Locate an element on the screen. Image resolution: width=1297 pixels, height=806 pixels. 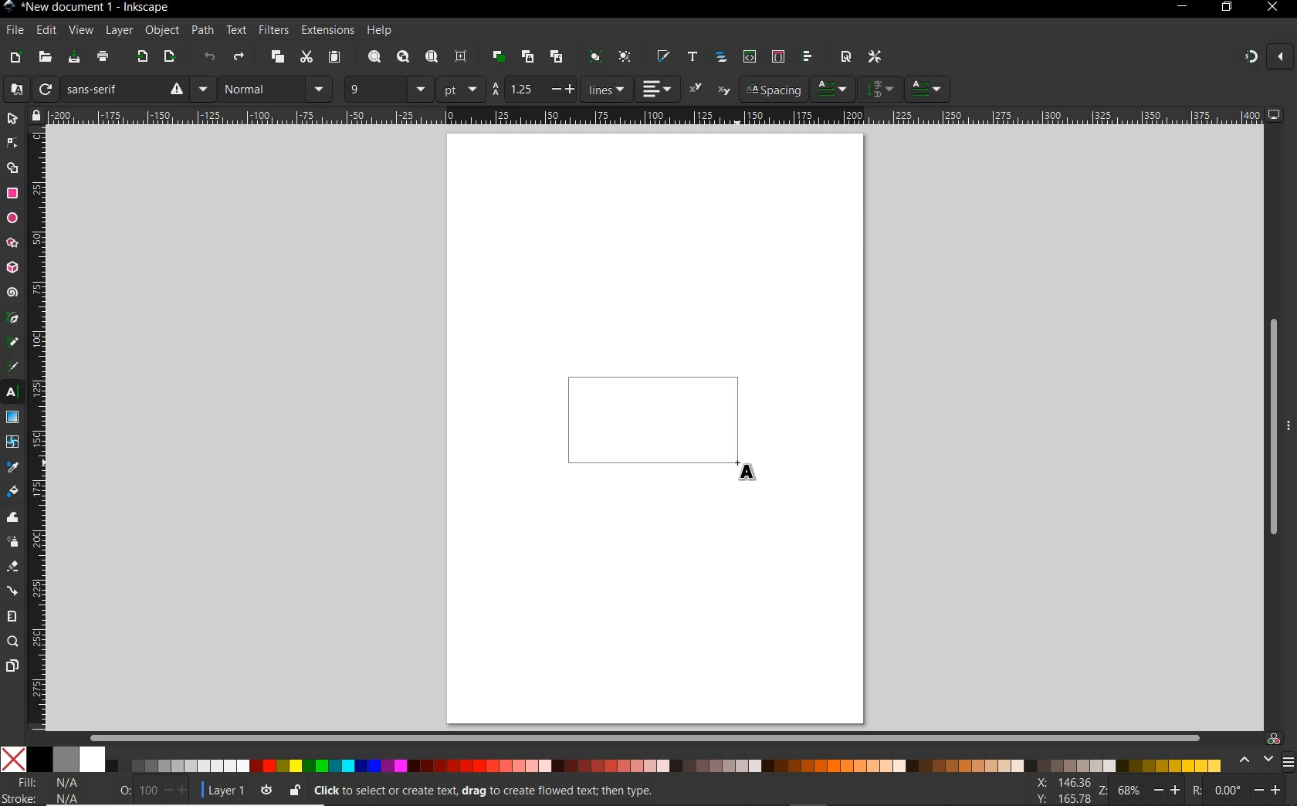
layer1 is located at coordinates (222, 787).